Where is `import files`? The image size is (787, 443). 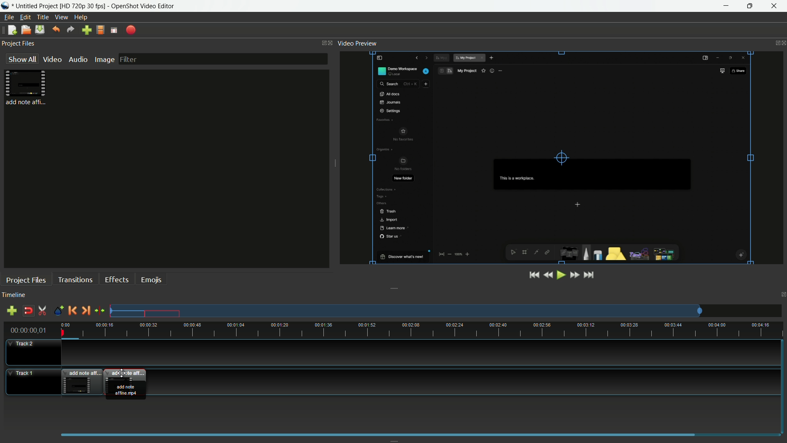 import files is located at coordinates (86, 30).